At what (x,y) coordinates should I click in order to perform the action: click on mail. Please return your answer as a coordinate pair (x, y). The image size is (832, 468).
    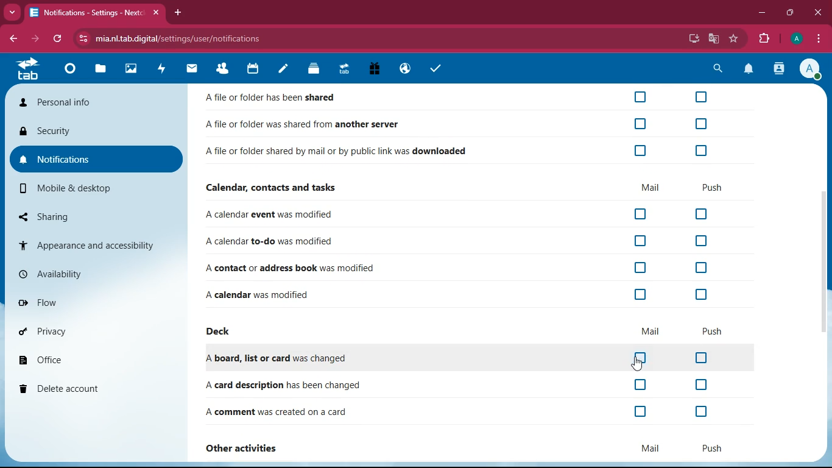
    Looking at the image, I should click on (652, 184).